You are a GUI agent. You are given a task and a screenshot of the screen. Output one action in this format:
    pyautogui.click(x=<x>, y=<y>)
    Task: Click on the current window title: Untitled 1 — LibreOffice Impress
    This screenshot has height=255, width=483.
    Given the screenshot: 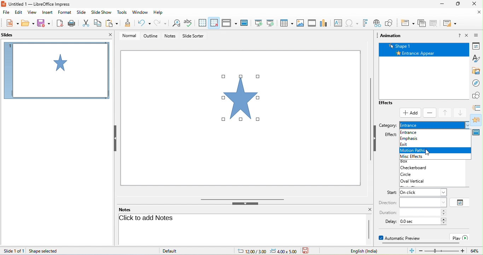 What is the action you would take?
    pyautogui.click(x=36, y=4)
    